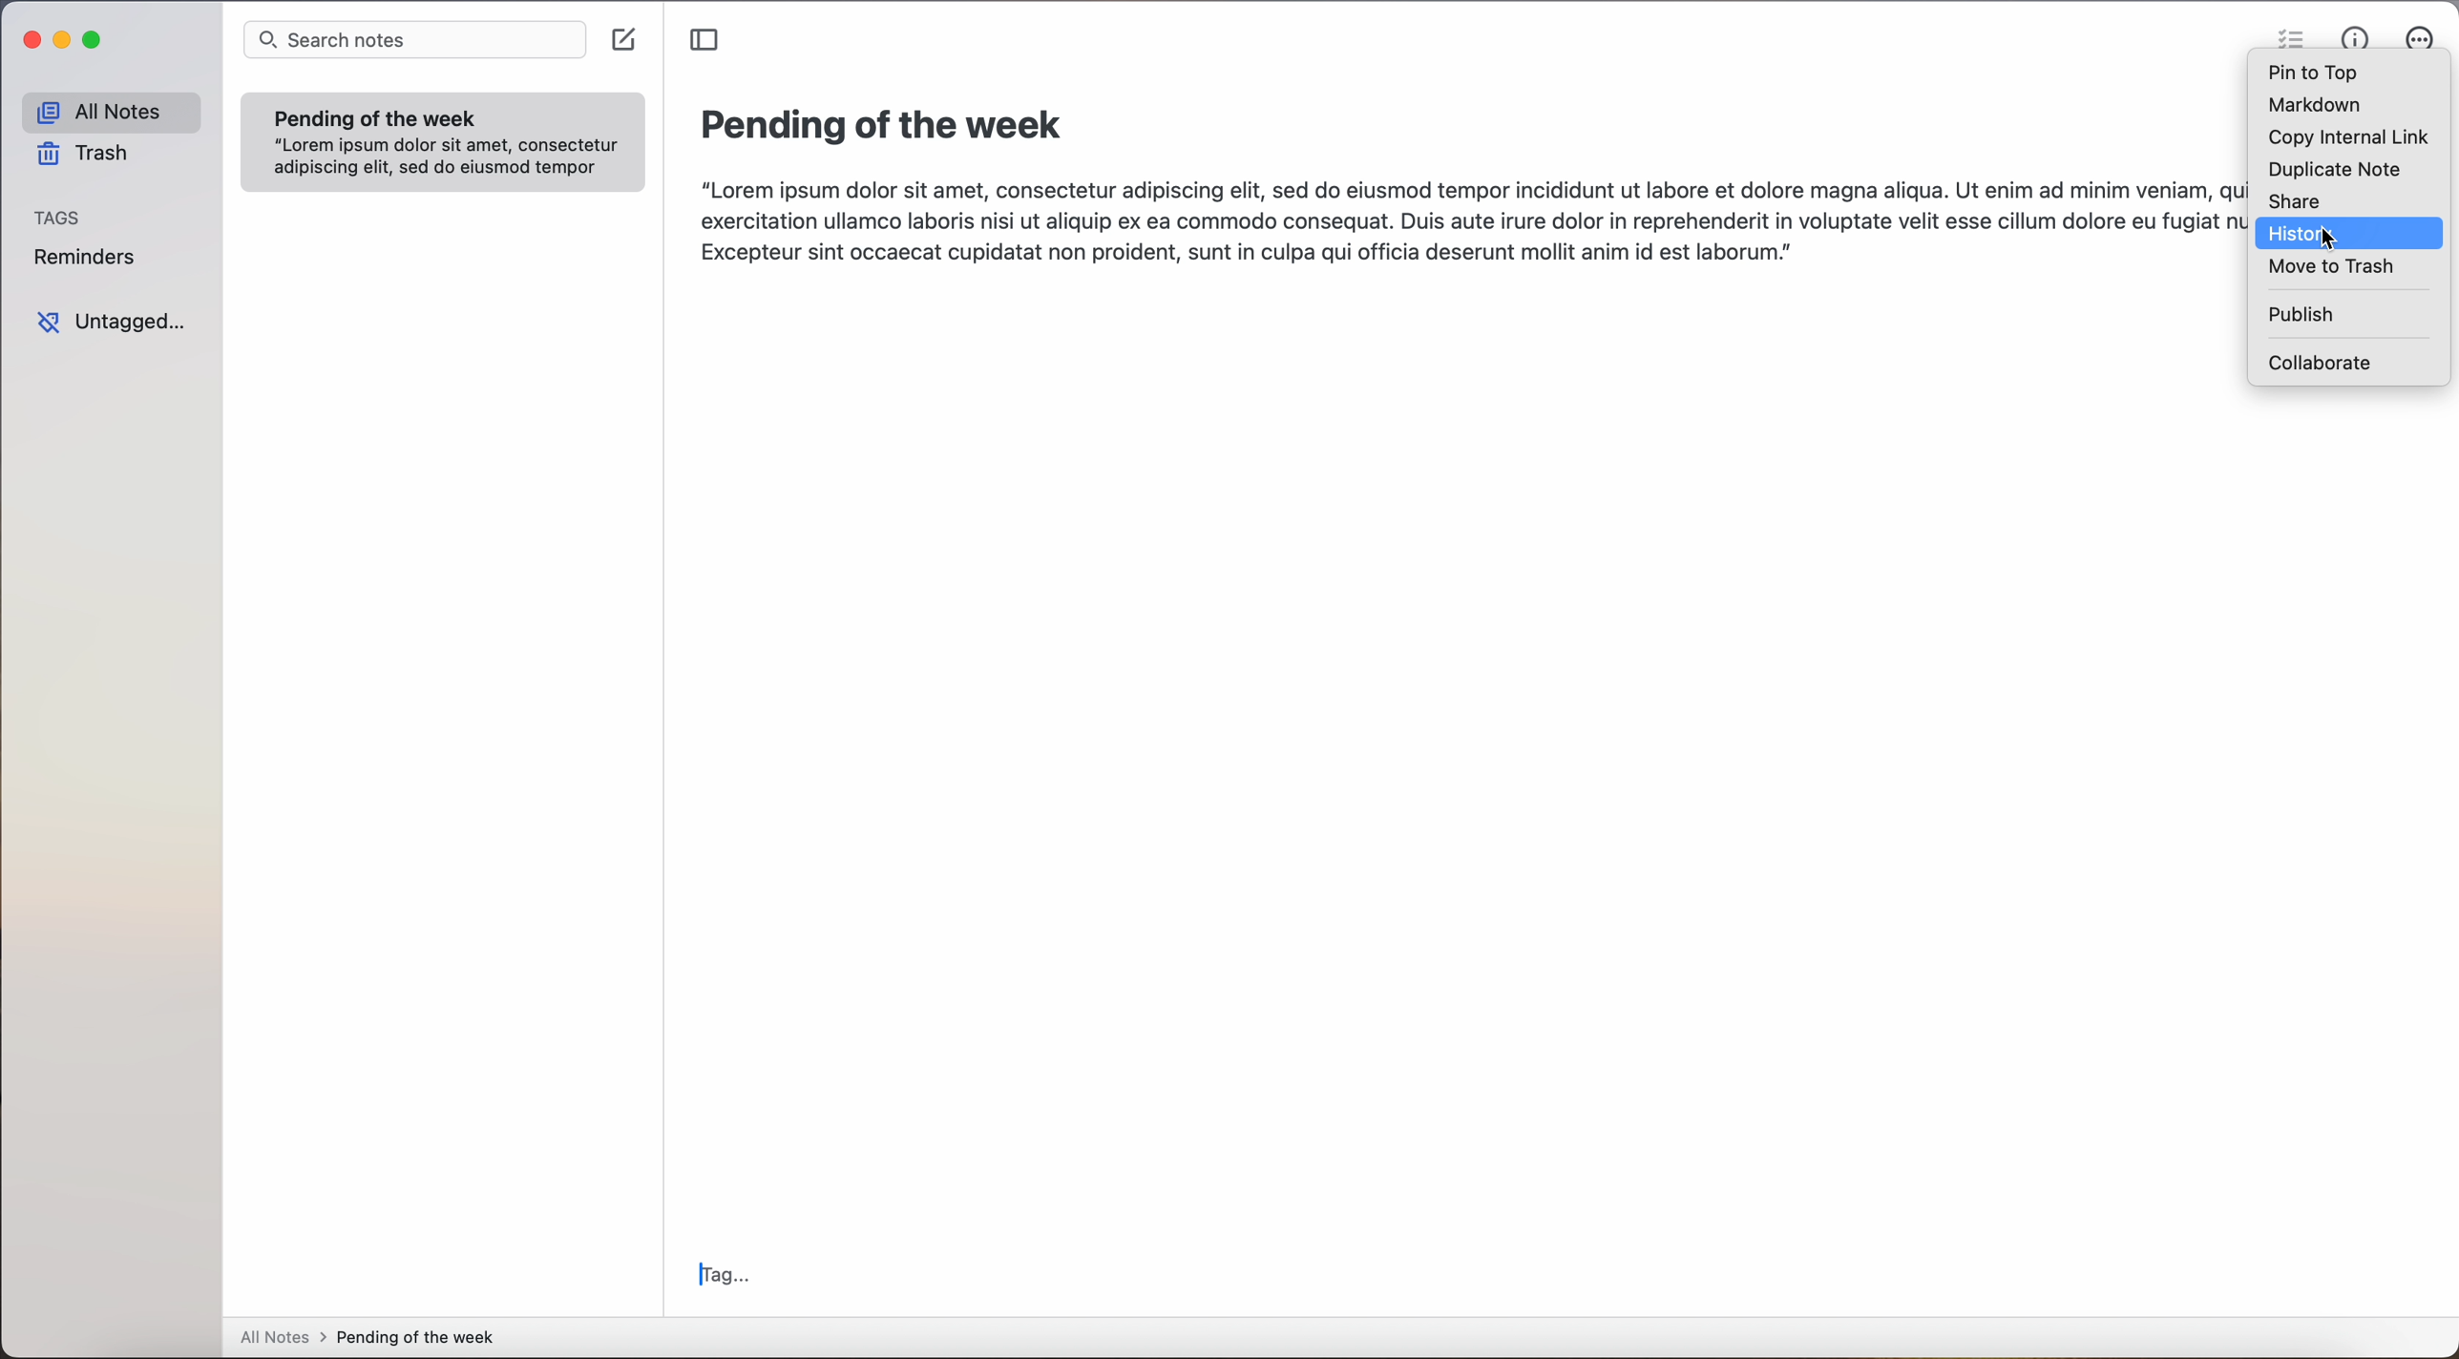 The width and height of the screenshot is (2459, 1359). I want to click on duplicate note, so click(2339, 170).